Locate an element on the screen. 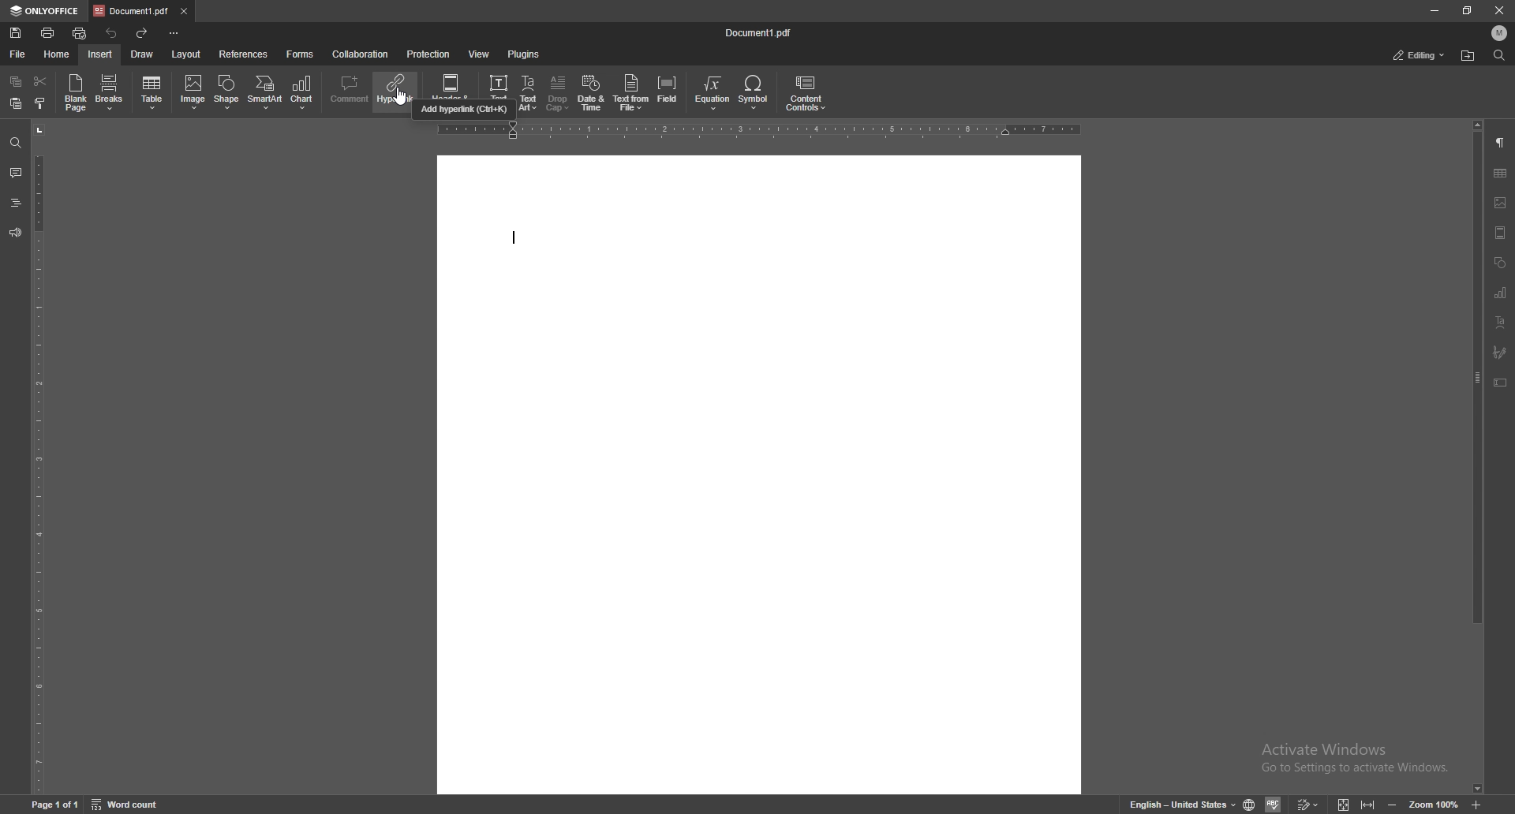 The width and height of the screenshot is (1515, 814). layout is located at coordinates (189, 54).